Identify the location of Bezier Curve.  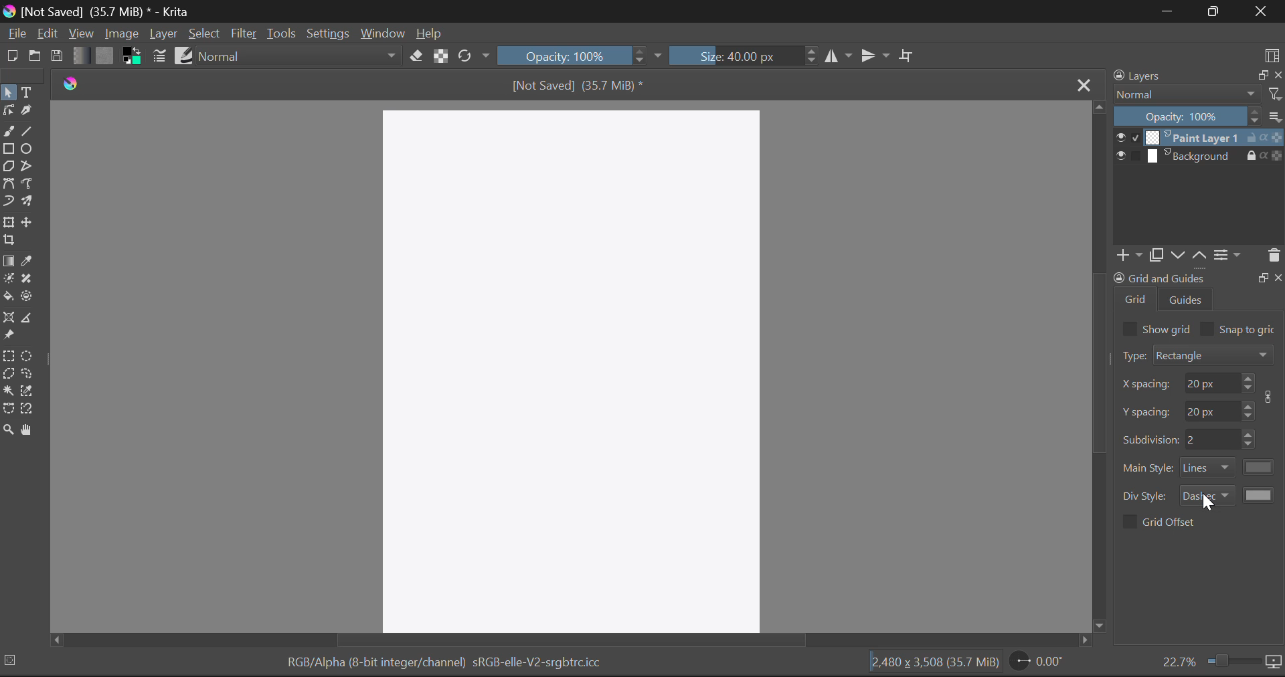
(9, 186).